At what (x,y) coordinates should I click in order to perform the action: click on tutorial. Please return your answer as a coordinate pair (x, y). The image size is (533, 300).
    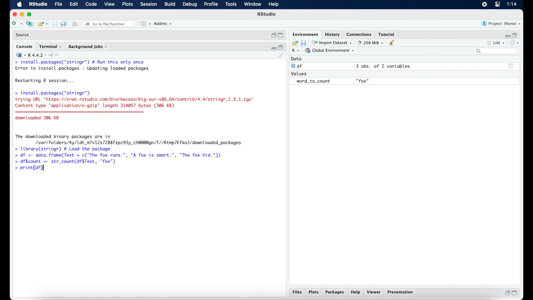
    Looking at the image, I should click on (387, 34).